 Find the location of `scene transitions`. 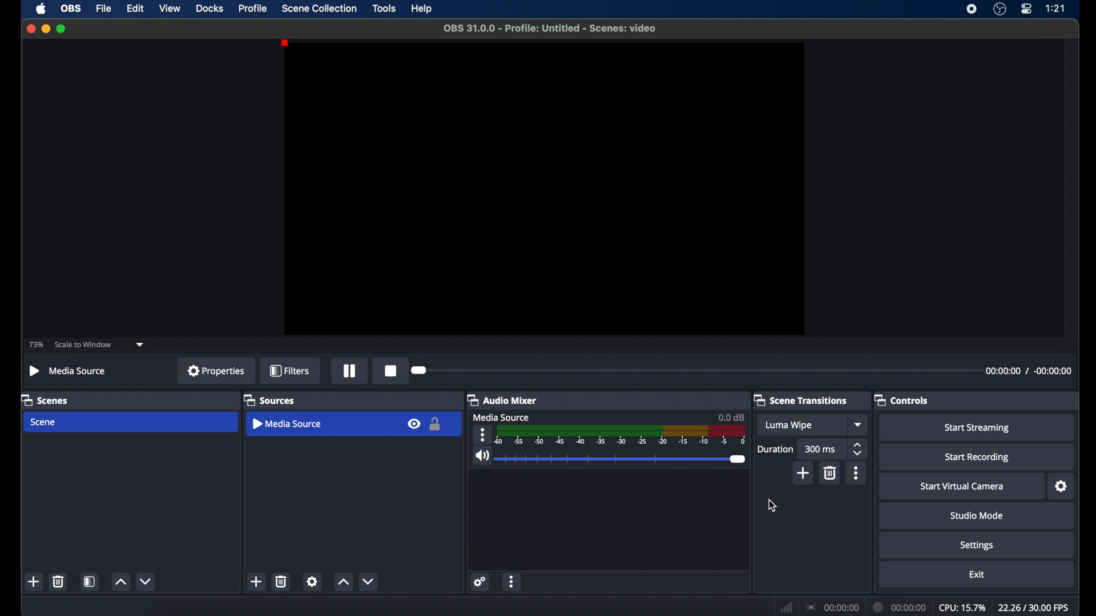

scene transitions is located at coordinates (801, 400).